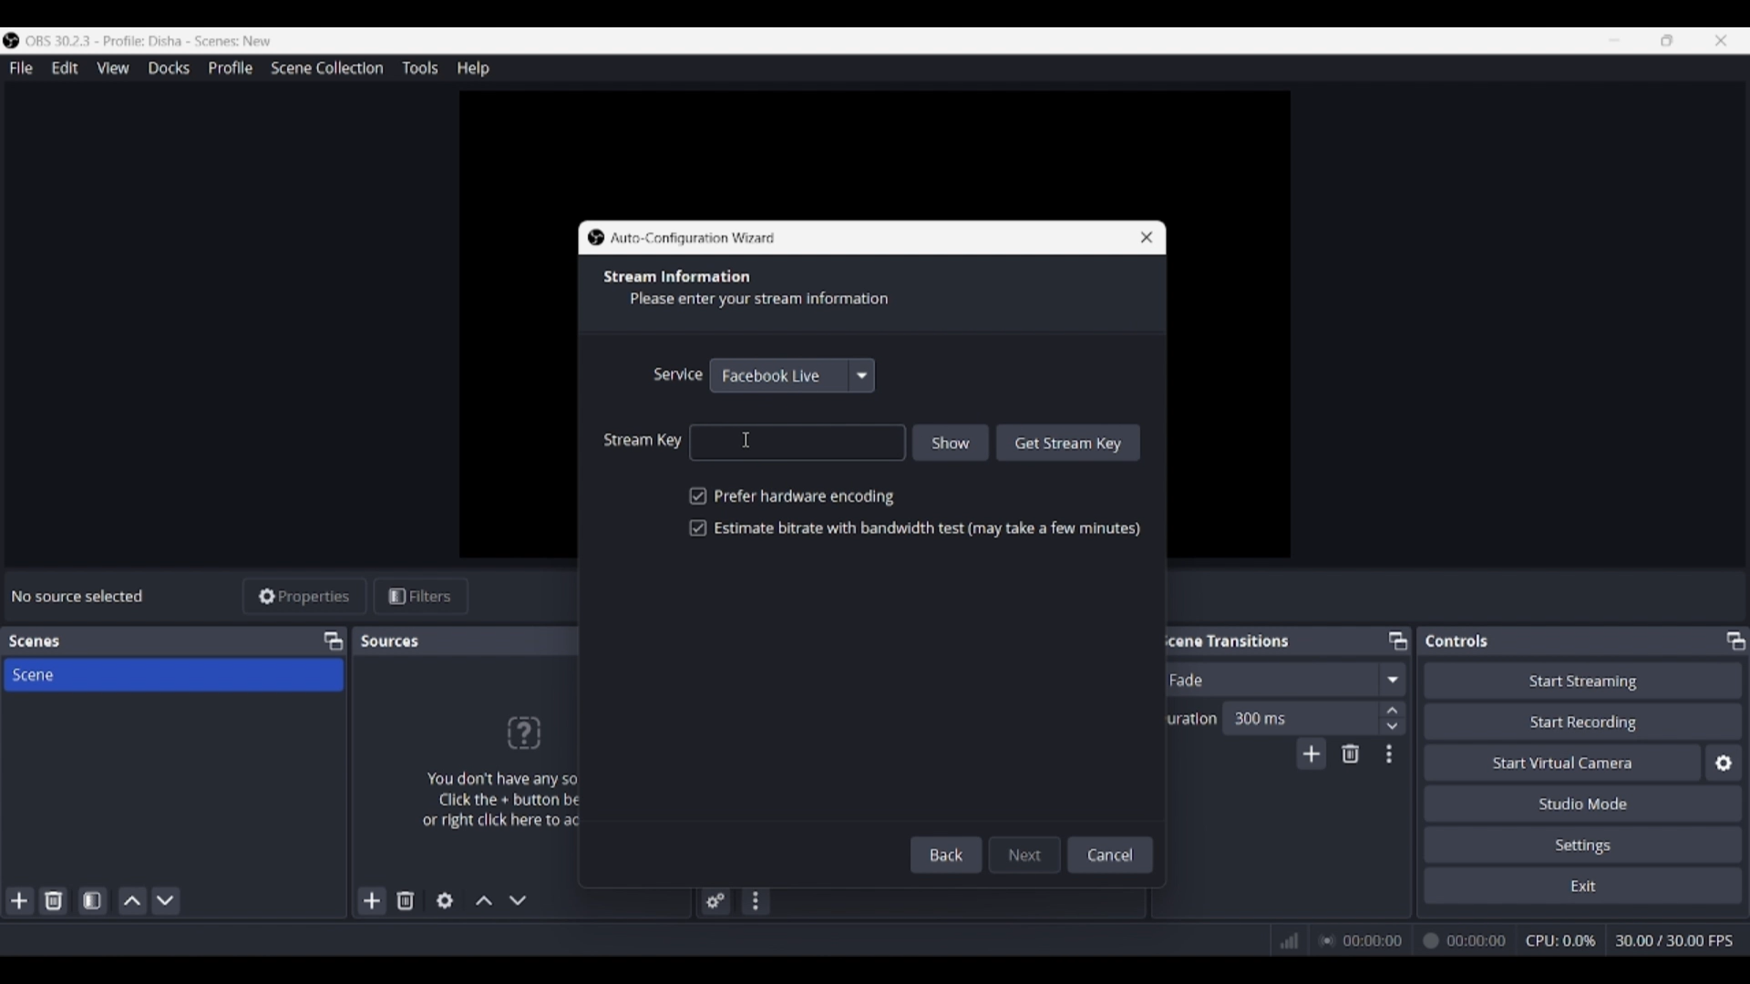 This screenshot has width=1750, height=984. Describe the element at coordinates (419, 67) in the screenshot. I see `Tools menu` at that location.